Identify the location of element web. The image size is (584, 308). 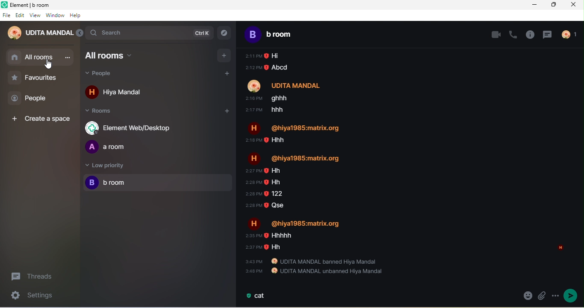
(132, 128).